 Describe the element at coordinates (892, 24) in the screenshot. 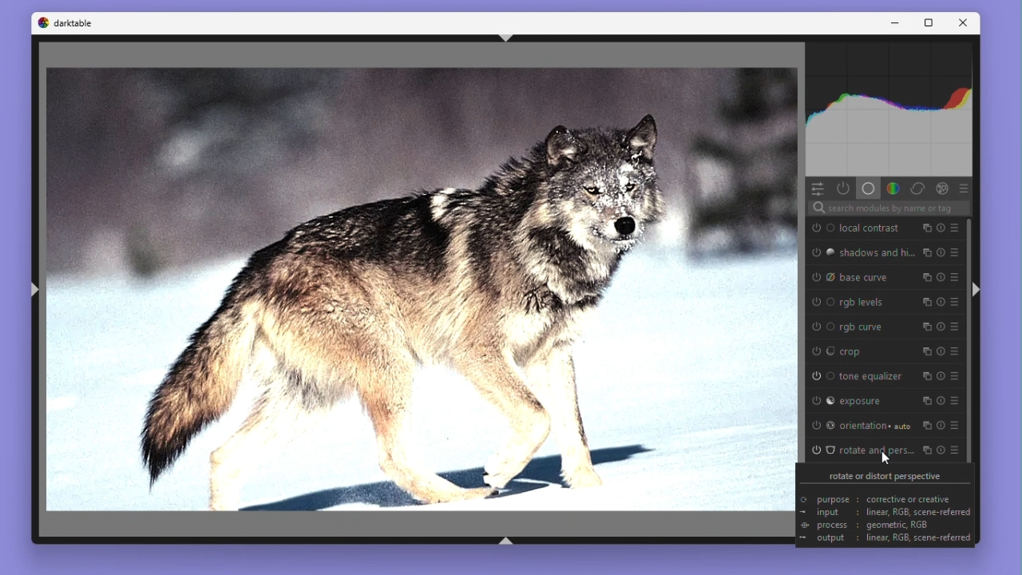

I see `Minimise` at that location.